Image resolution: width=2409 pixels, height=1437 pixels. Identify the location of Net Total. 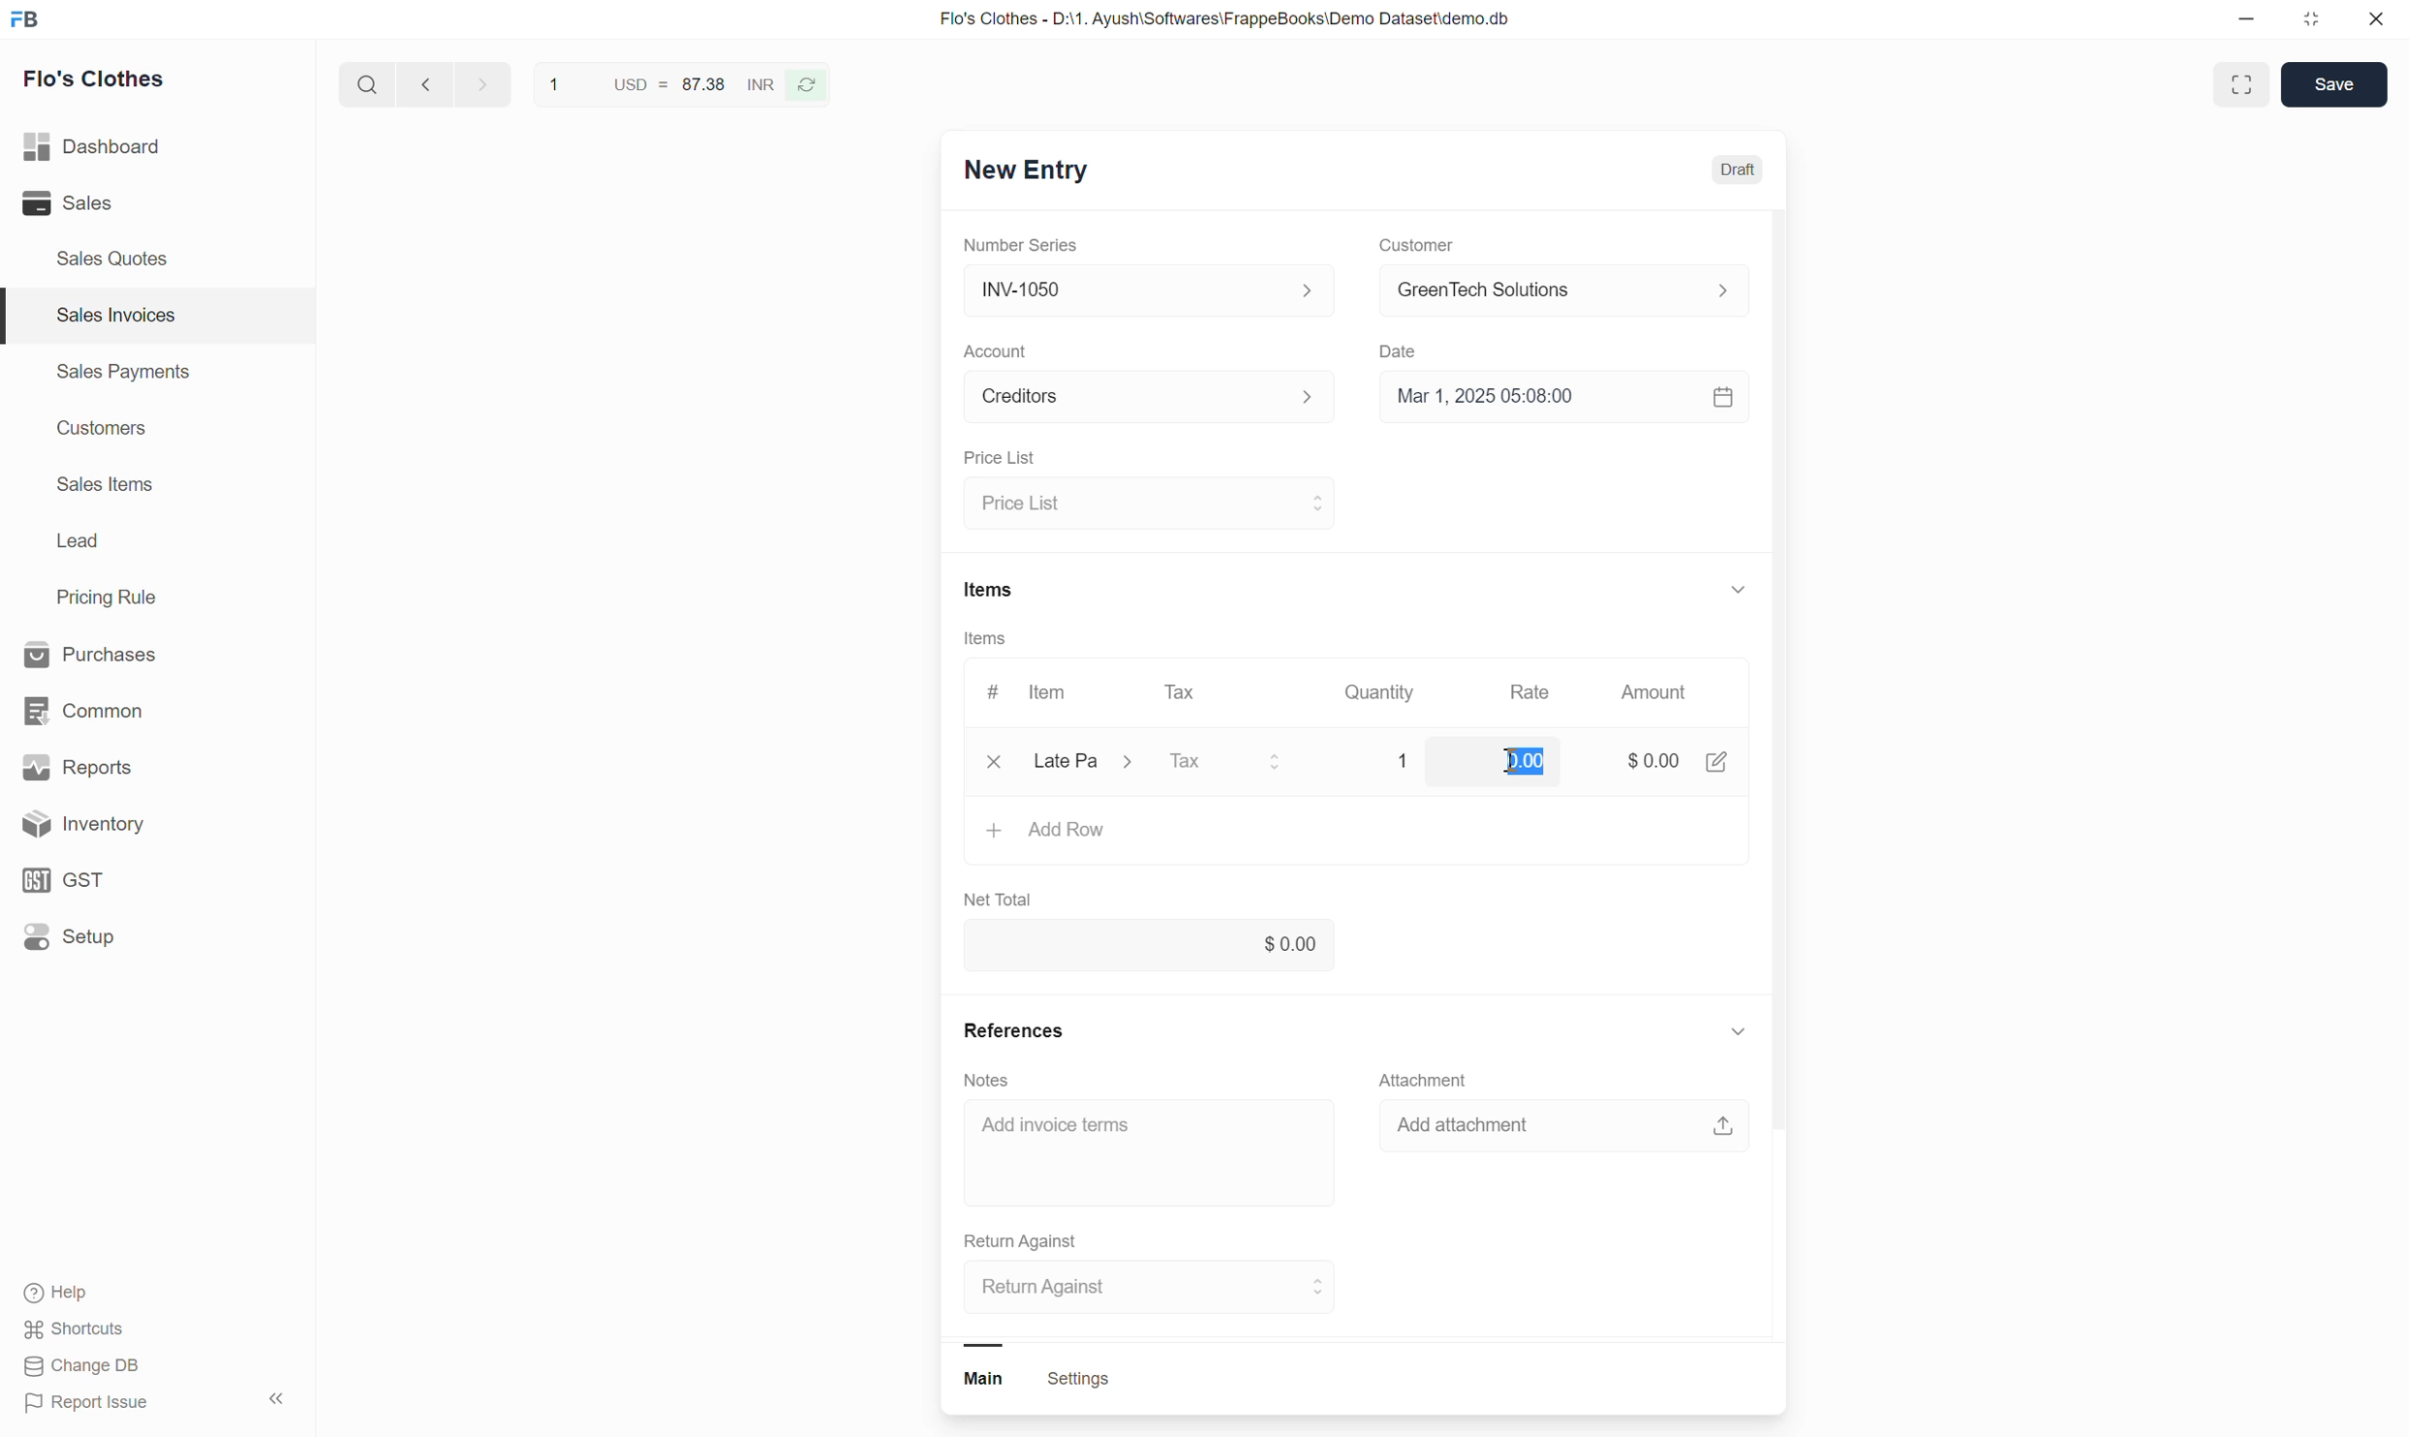
(1005, 897).